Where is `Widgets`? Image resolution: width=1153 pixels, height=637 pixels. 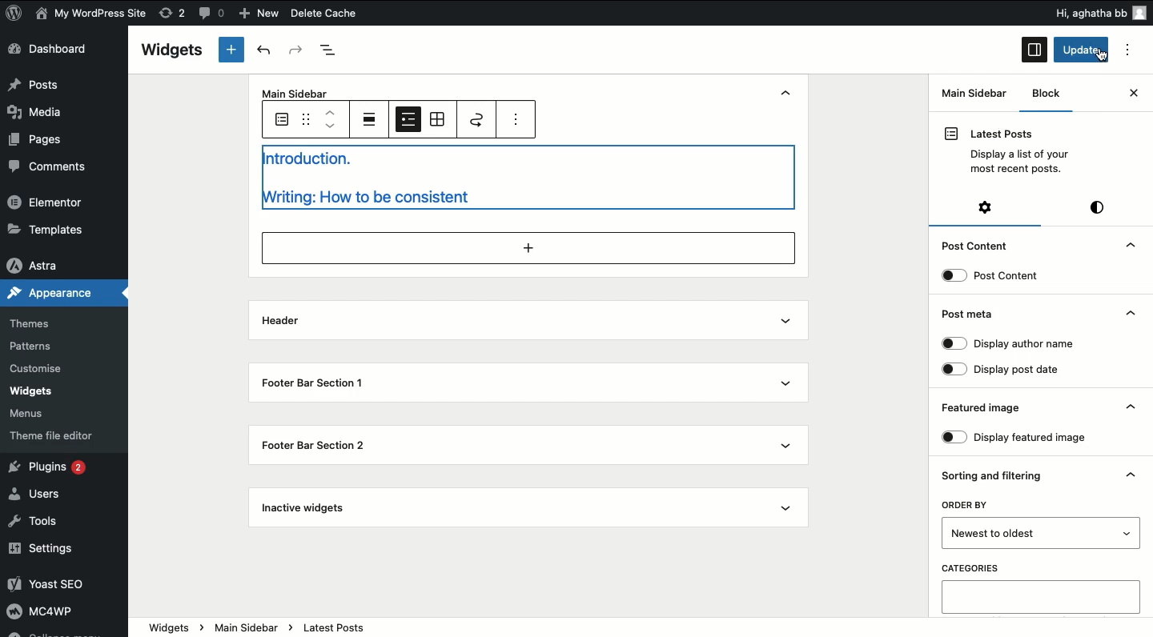
Widgets is located at coordinates (175, 51).